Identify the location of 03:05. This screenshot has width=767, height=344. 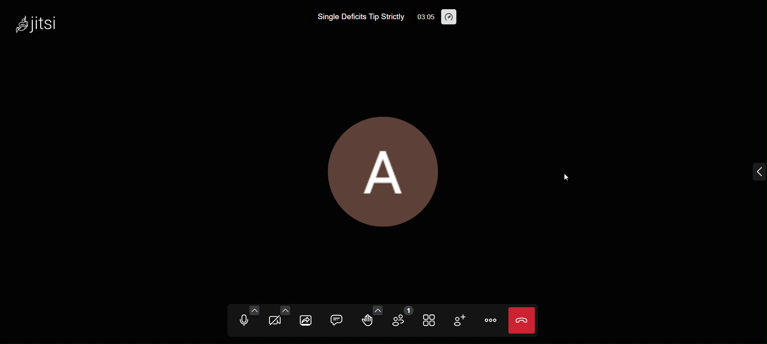
(422, 17).